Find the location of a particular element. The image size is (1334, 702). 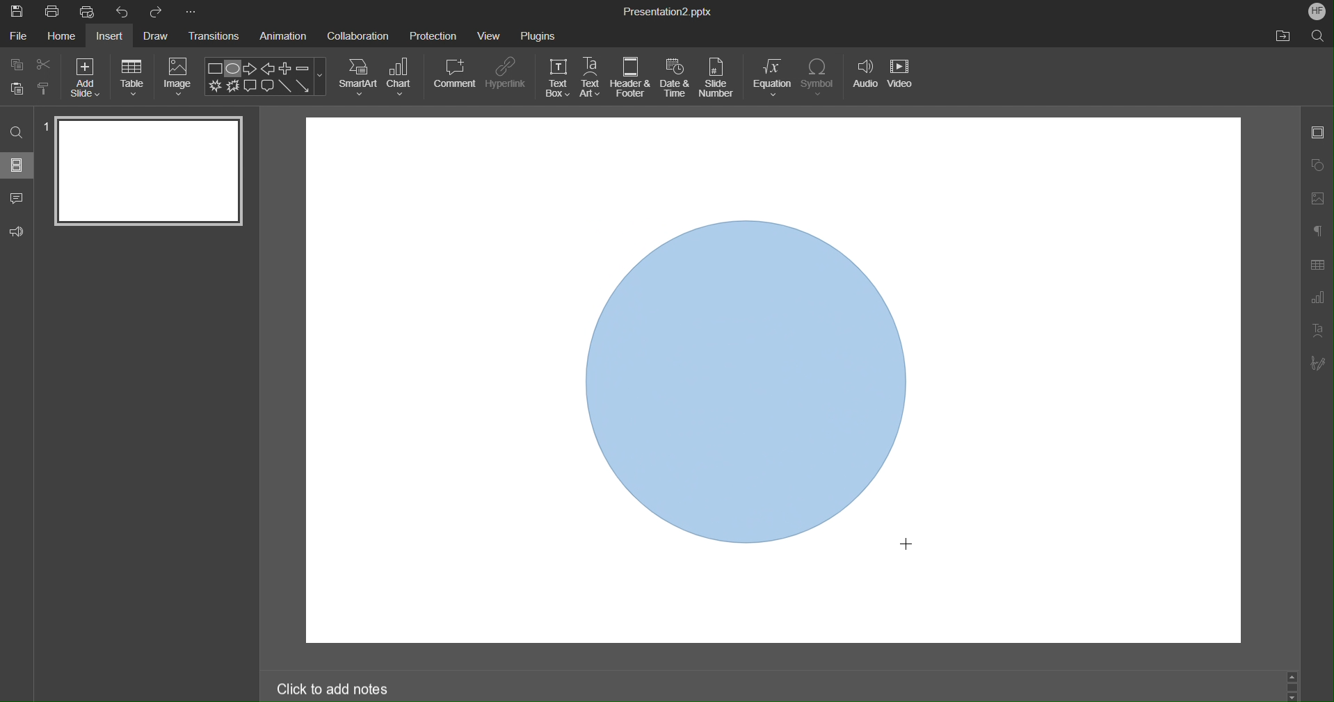

View is located at coordinates (490, 35).